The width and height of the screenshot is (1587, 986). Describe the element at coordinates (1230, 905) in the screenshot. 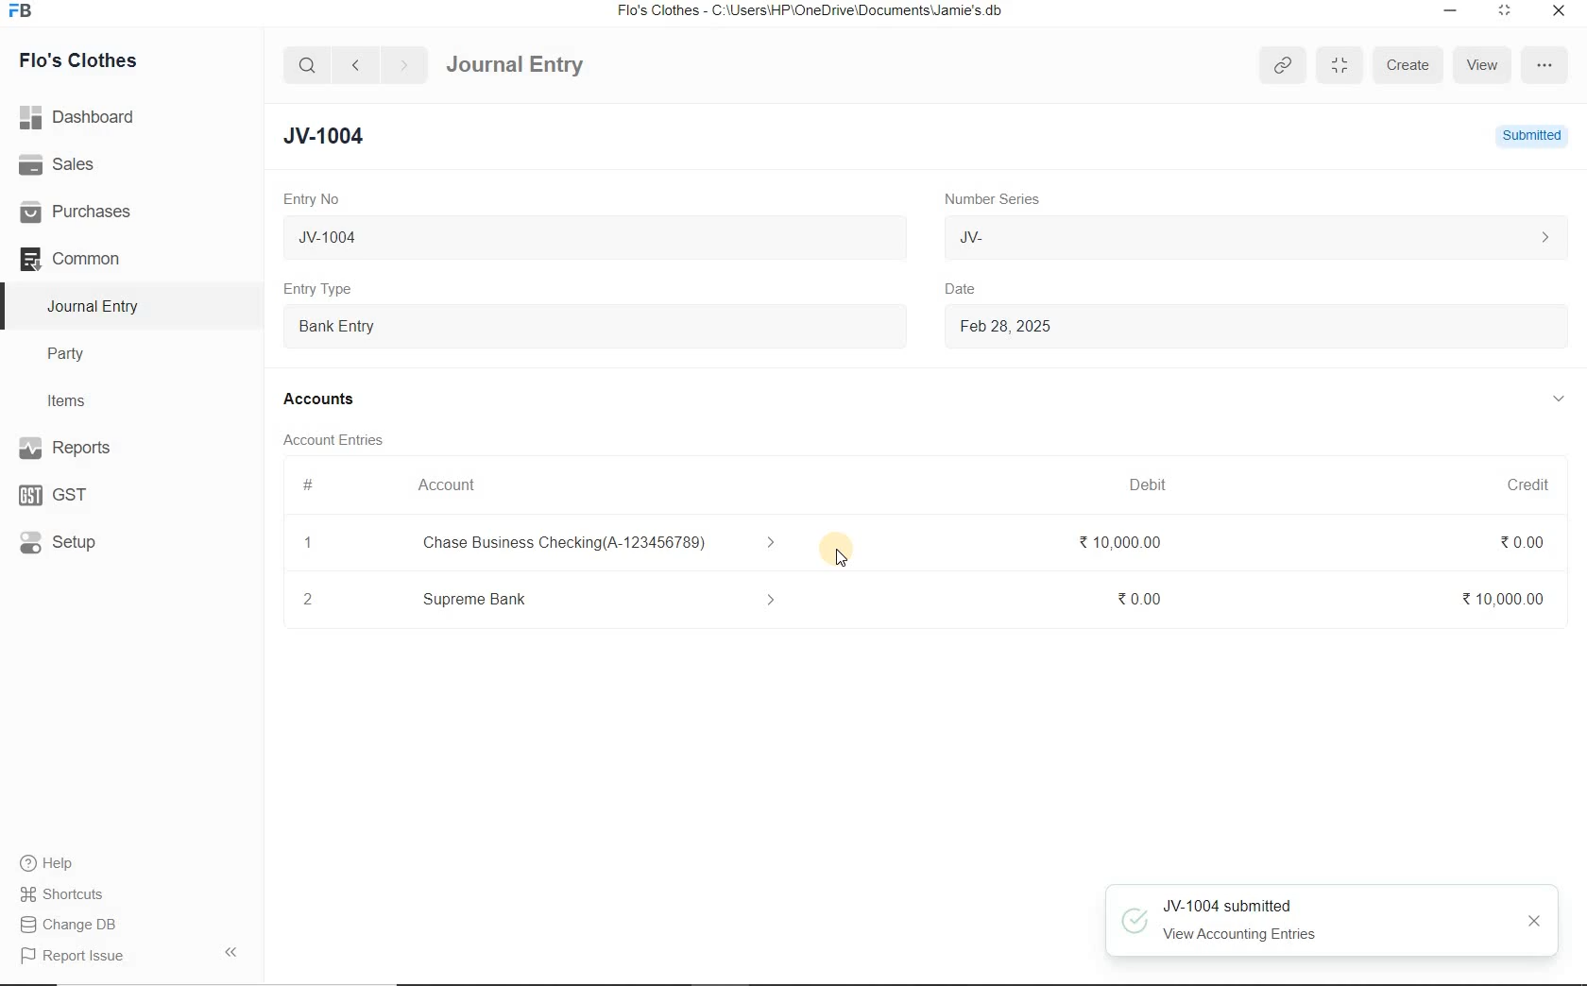

I see `JV-1004 submitted` at that location.